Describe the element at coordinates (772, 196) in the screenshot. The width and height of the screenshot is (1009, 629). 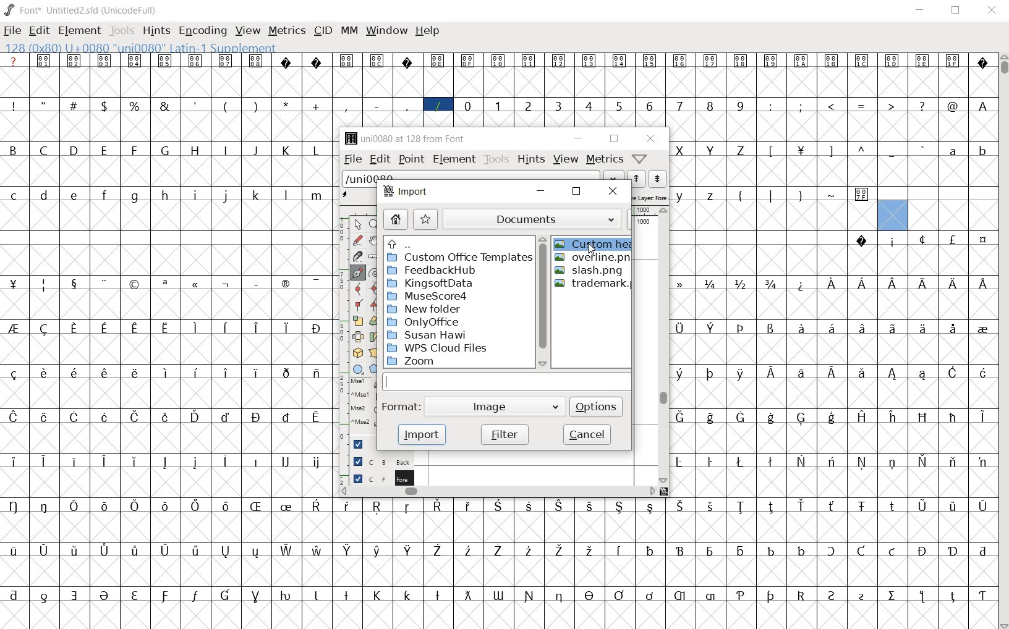
I see `glyph` at that location.